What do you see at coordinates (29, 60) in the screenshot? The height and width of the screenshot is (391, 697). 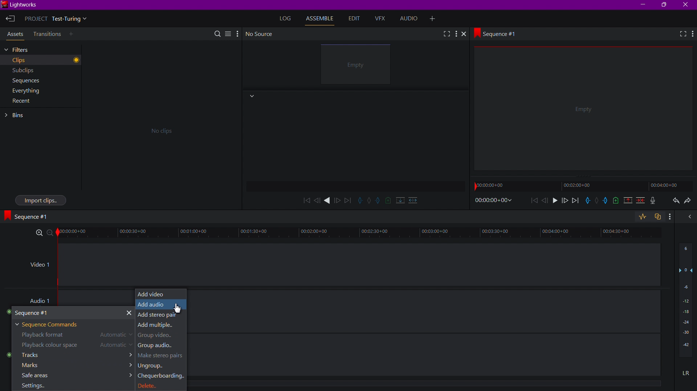 I see `Clips` at bounding box center [29, 60].